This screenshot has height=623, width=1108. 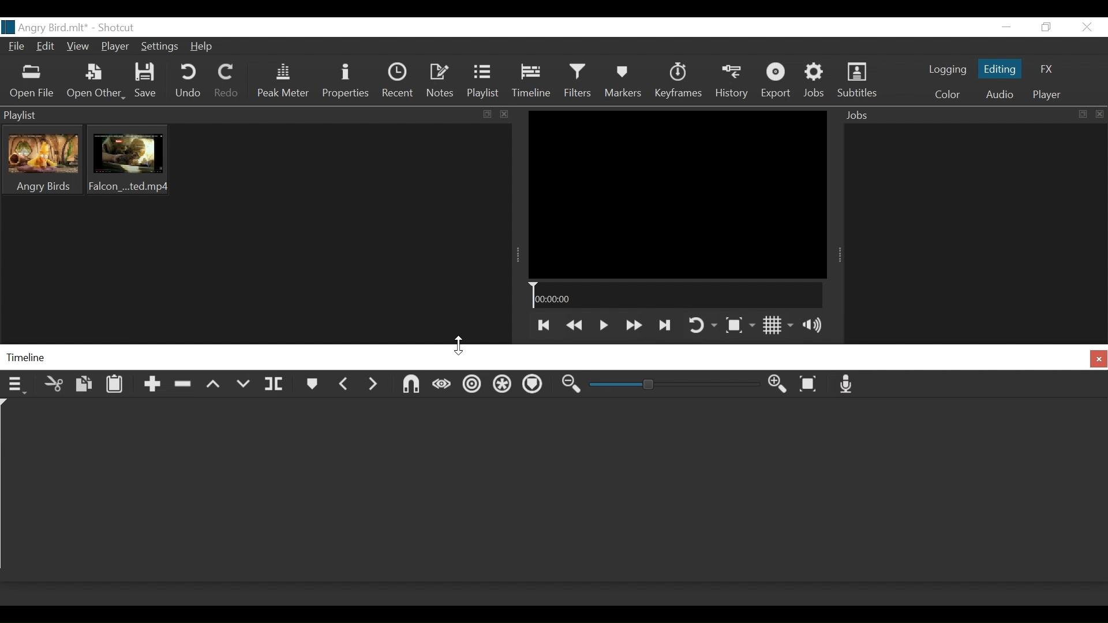 I want to click on Timeline menu, so click(x=17, y=385).